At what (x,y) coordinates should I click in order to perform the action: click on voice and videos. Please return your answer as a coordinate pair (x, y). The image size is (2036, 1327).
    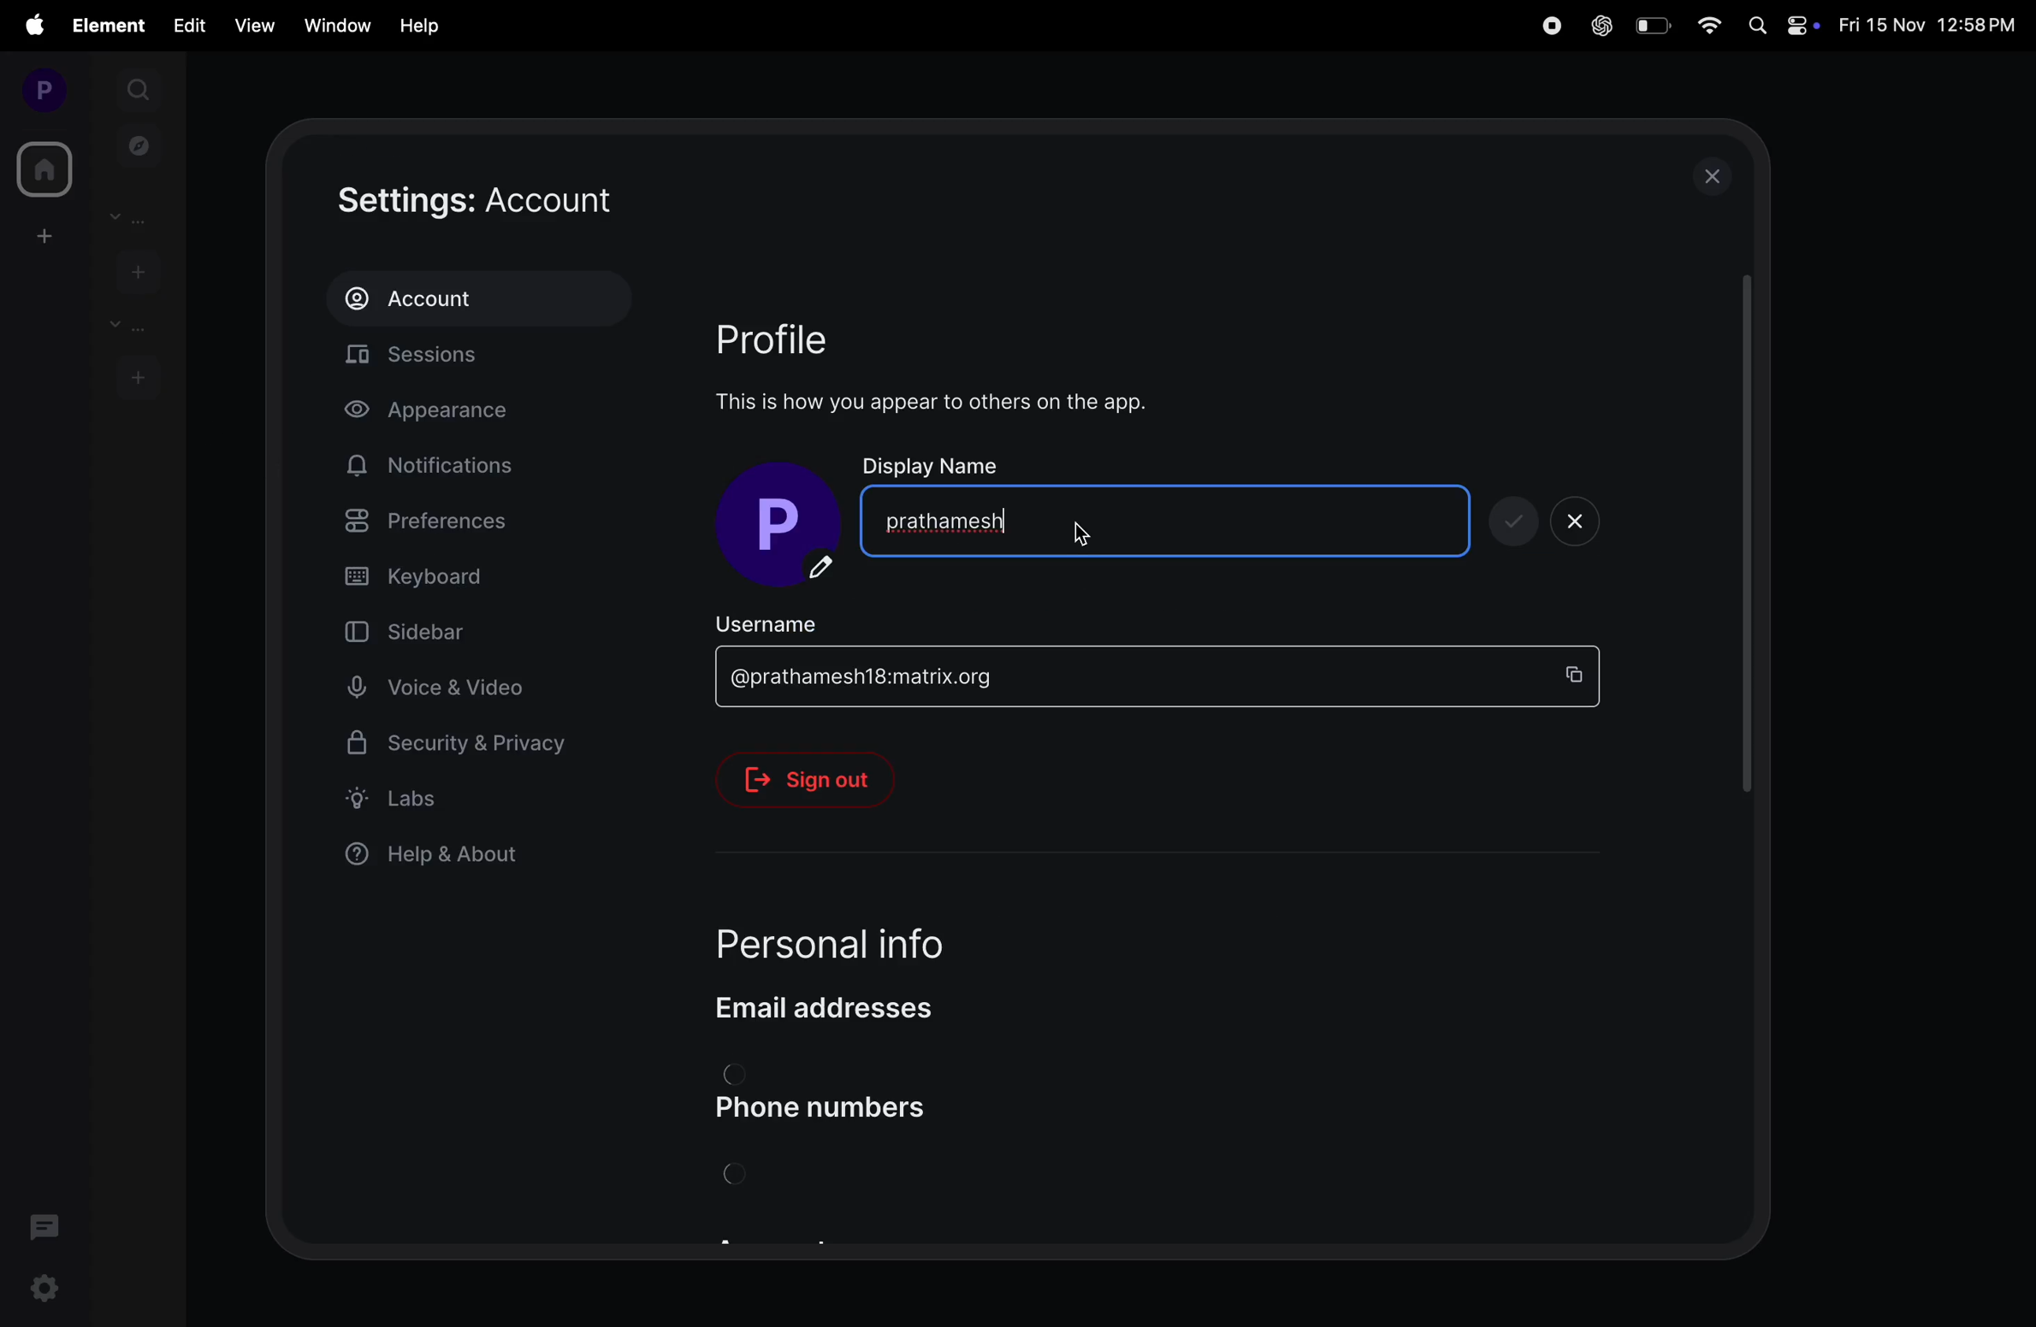
    Looking at the image, I should click on (446, 688).